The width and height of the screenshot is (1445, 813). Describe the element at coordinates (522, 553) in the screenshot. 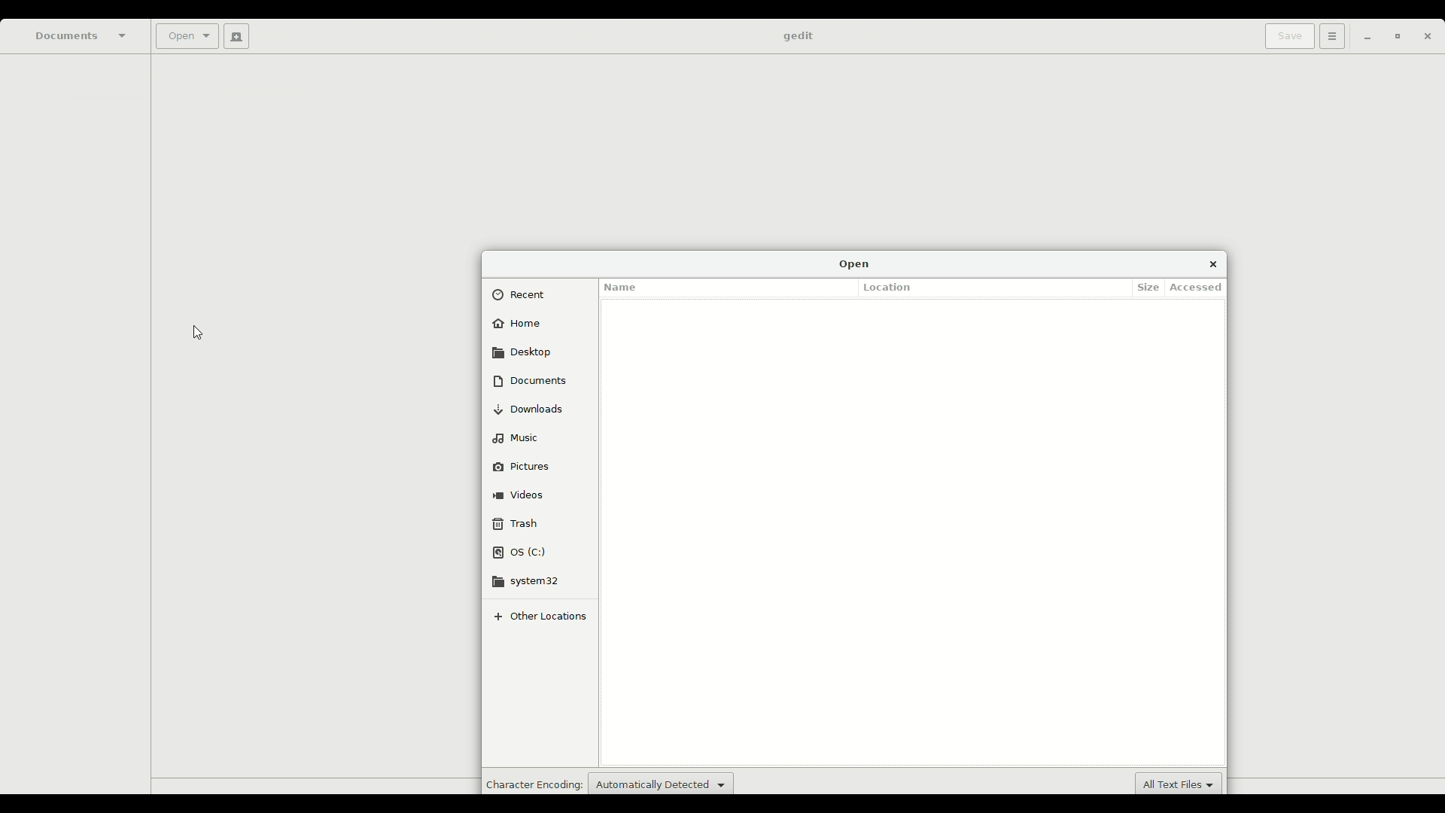

I see `OS` at that location.